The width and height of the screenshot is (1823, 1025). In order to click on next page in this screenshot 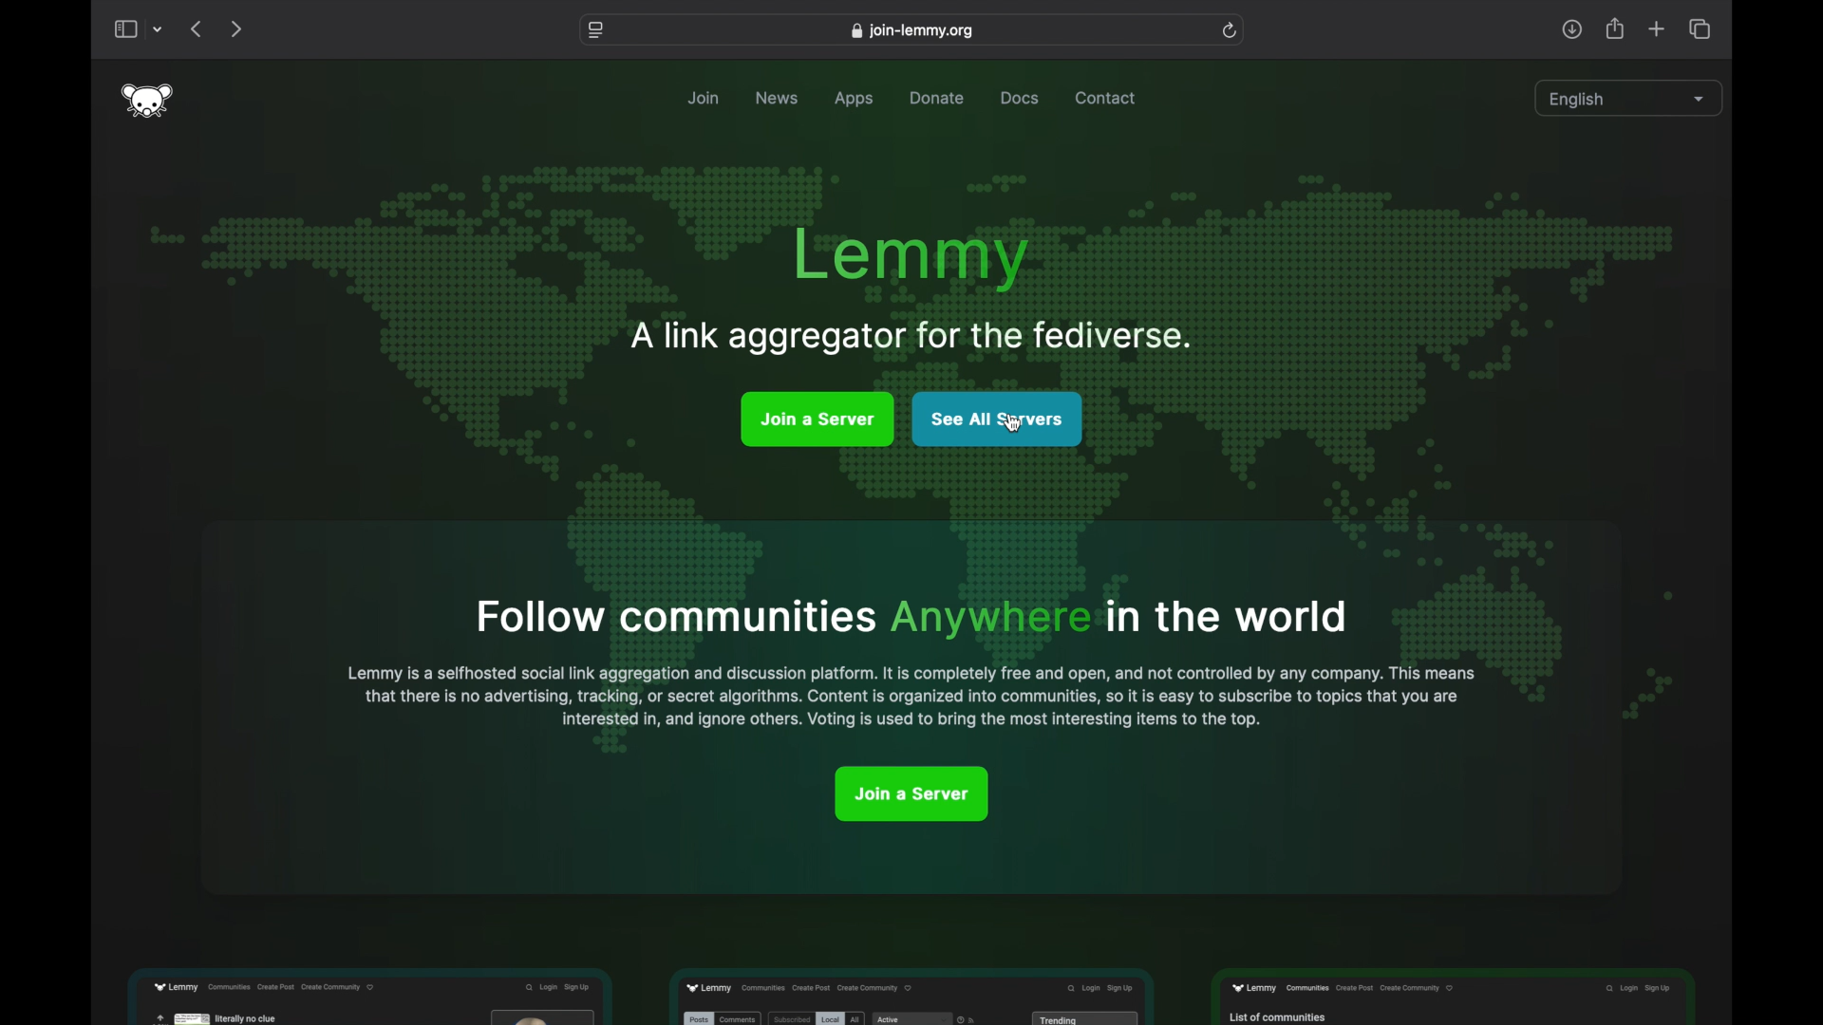, I will do `click(237, 28)`.